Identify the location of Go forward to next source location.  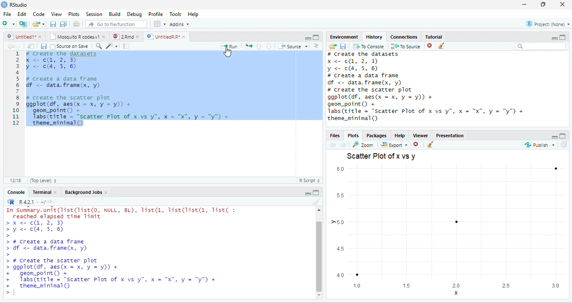
(18, 47).